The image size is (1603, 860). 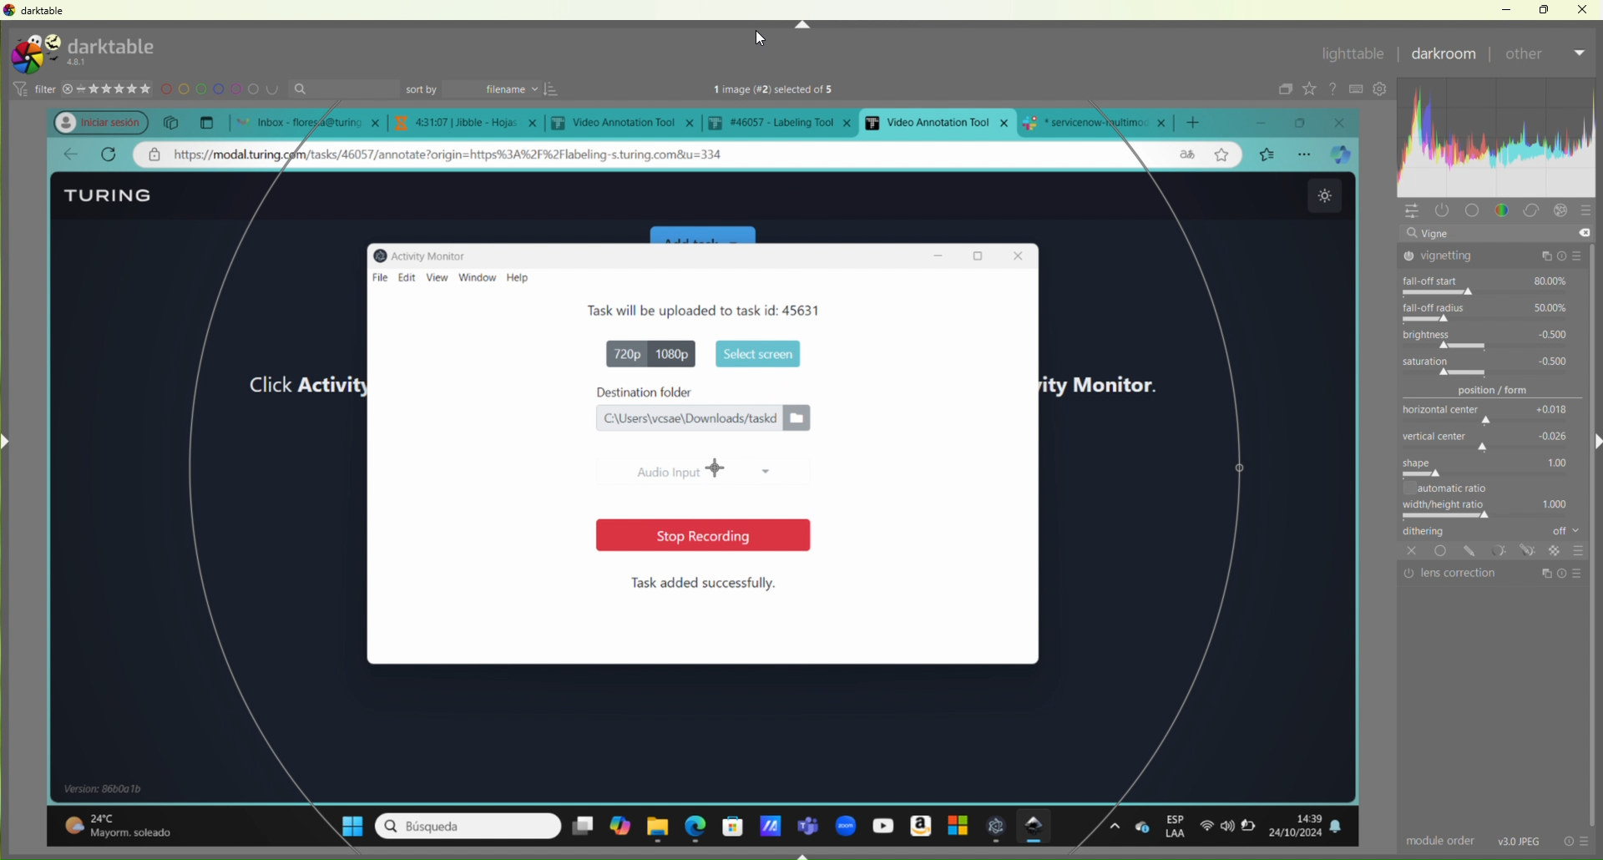 What do you see at coordinates (809, 821) in the screenshot?
I see `teams` at bounding box center [809, 821].